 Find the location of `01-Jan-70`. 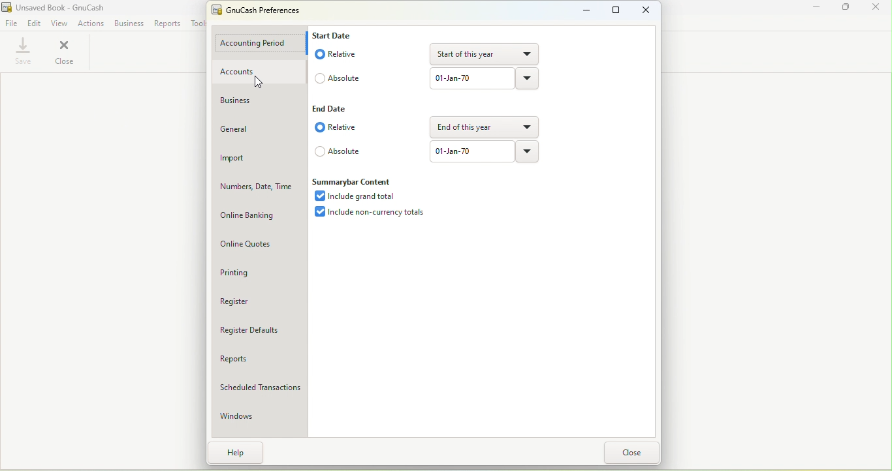

01-Jan-70 is located at coordinates (470, 78).